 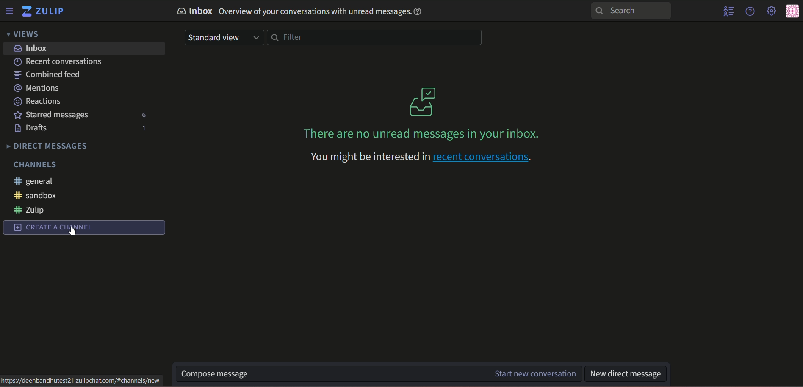 I want to click on https://deenbandhutest21.zulipchat.com/#channels/new, so click(x=83, y=379).